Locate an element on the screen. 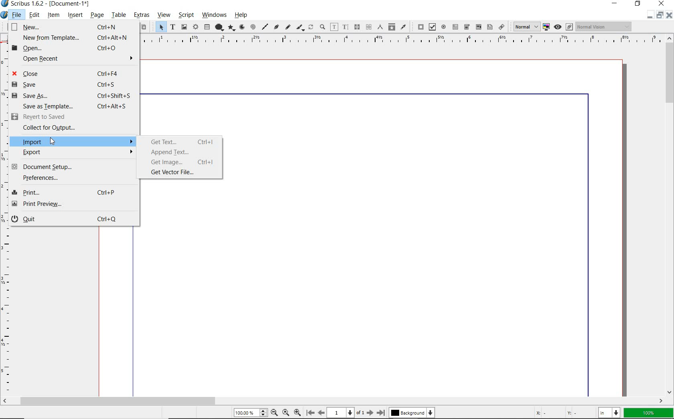  Zoom to 100% is located at coordinates (286, 413).